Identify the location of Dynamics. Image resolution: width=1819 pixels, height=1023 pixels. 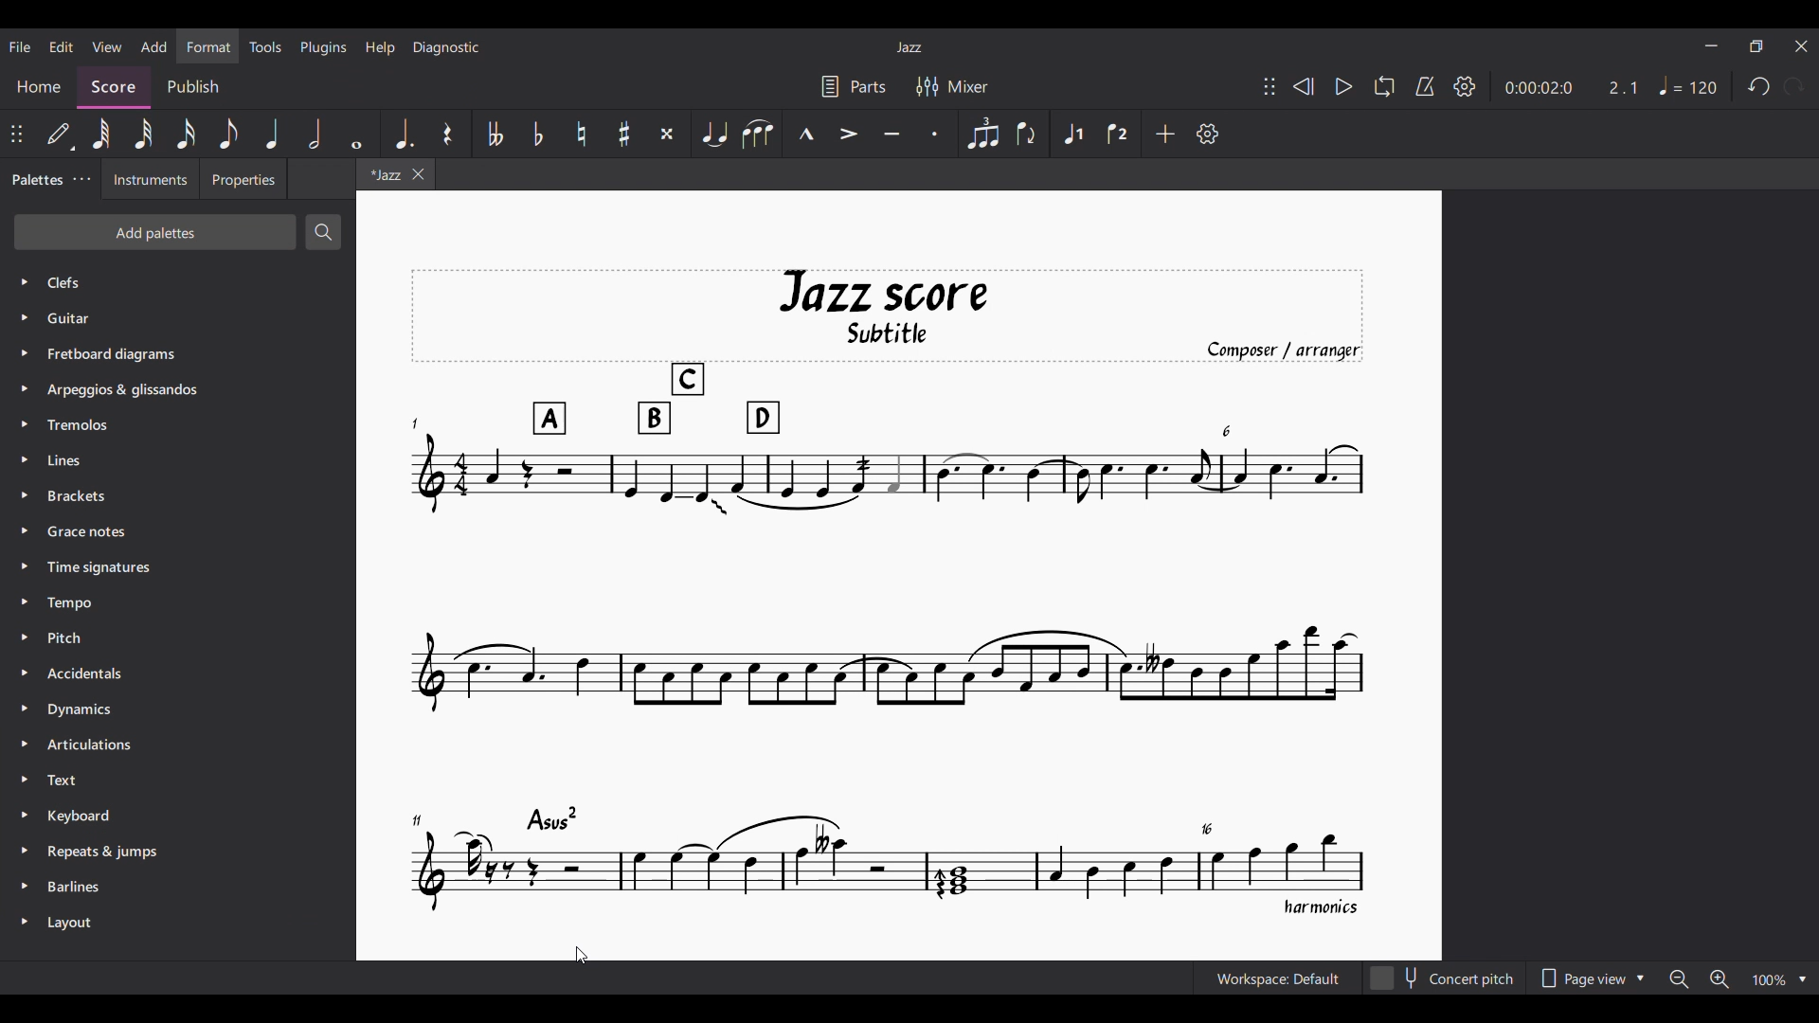
(84, 709).